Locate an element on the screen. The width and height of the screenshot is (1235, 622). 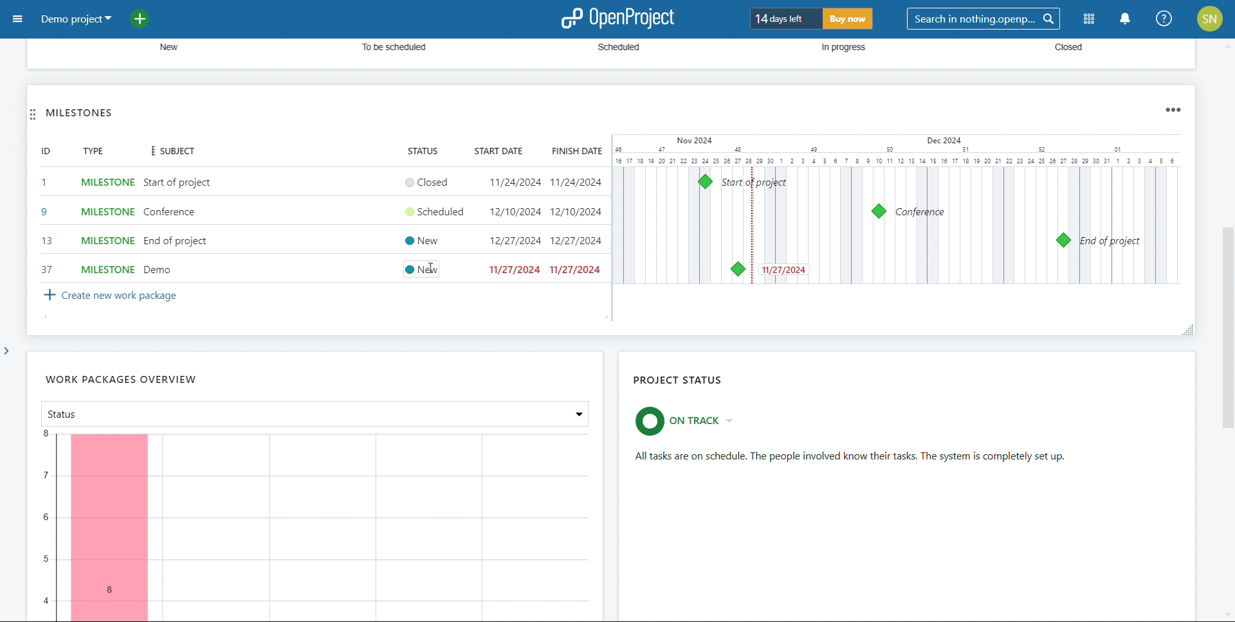
scroll bar is located at coordinates (1227, 342).